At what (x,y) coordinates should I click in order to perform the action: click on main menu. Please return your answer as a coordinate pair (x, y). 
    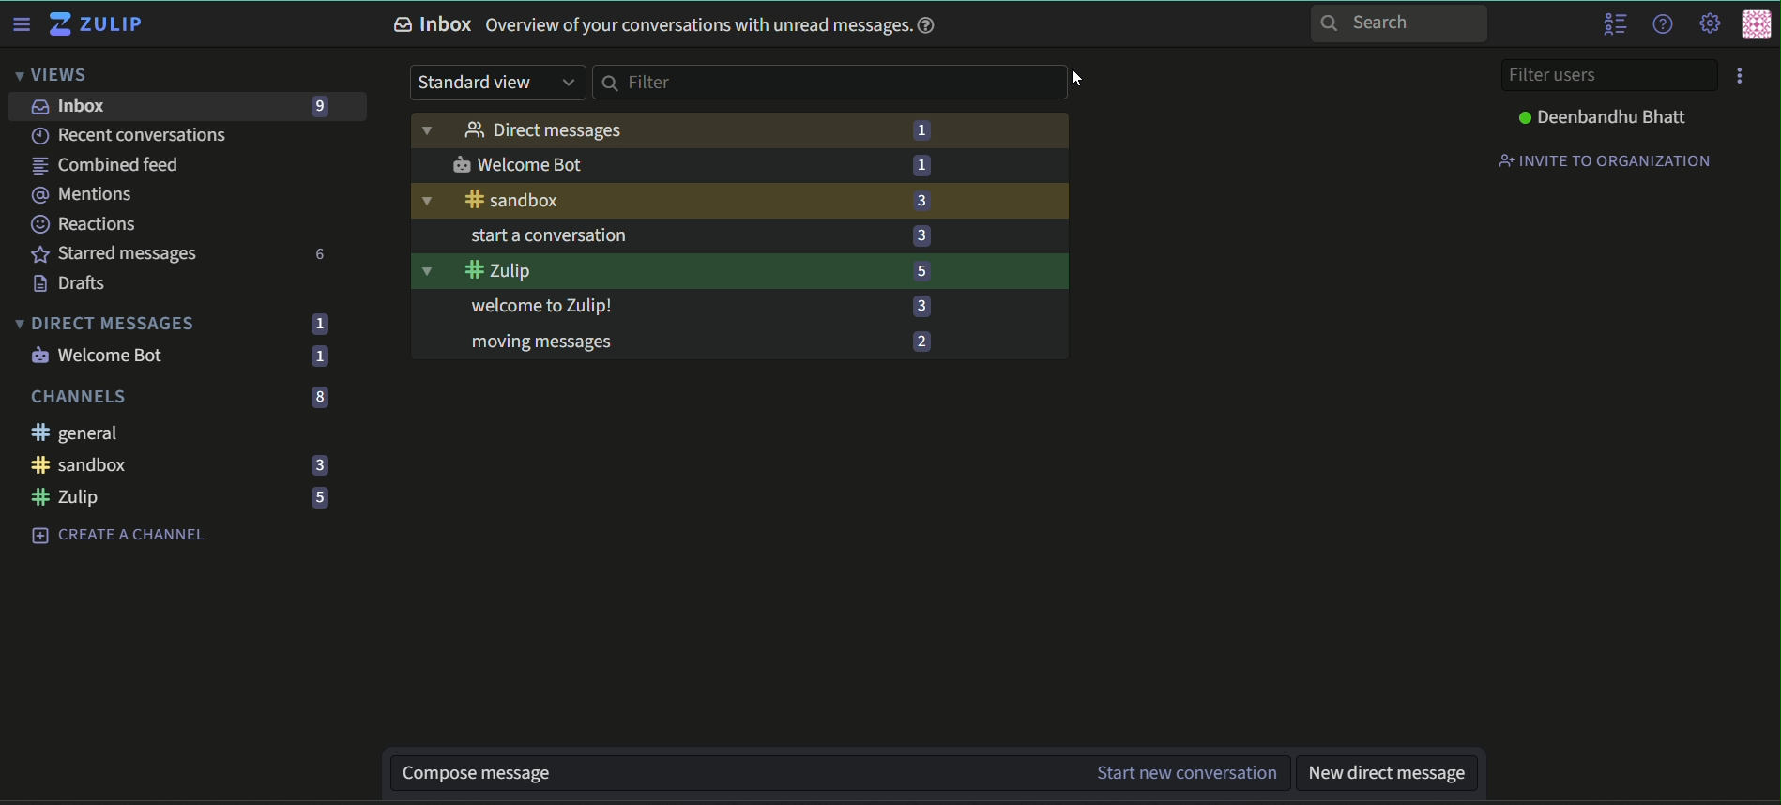
    Looking at the image, I should click on (1707, 23).